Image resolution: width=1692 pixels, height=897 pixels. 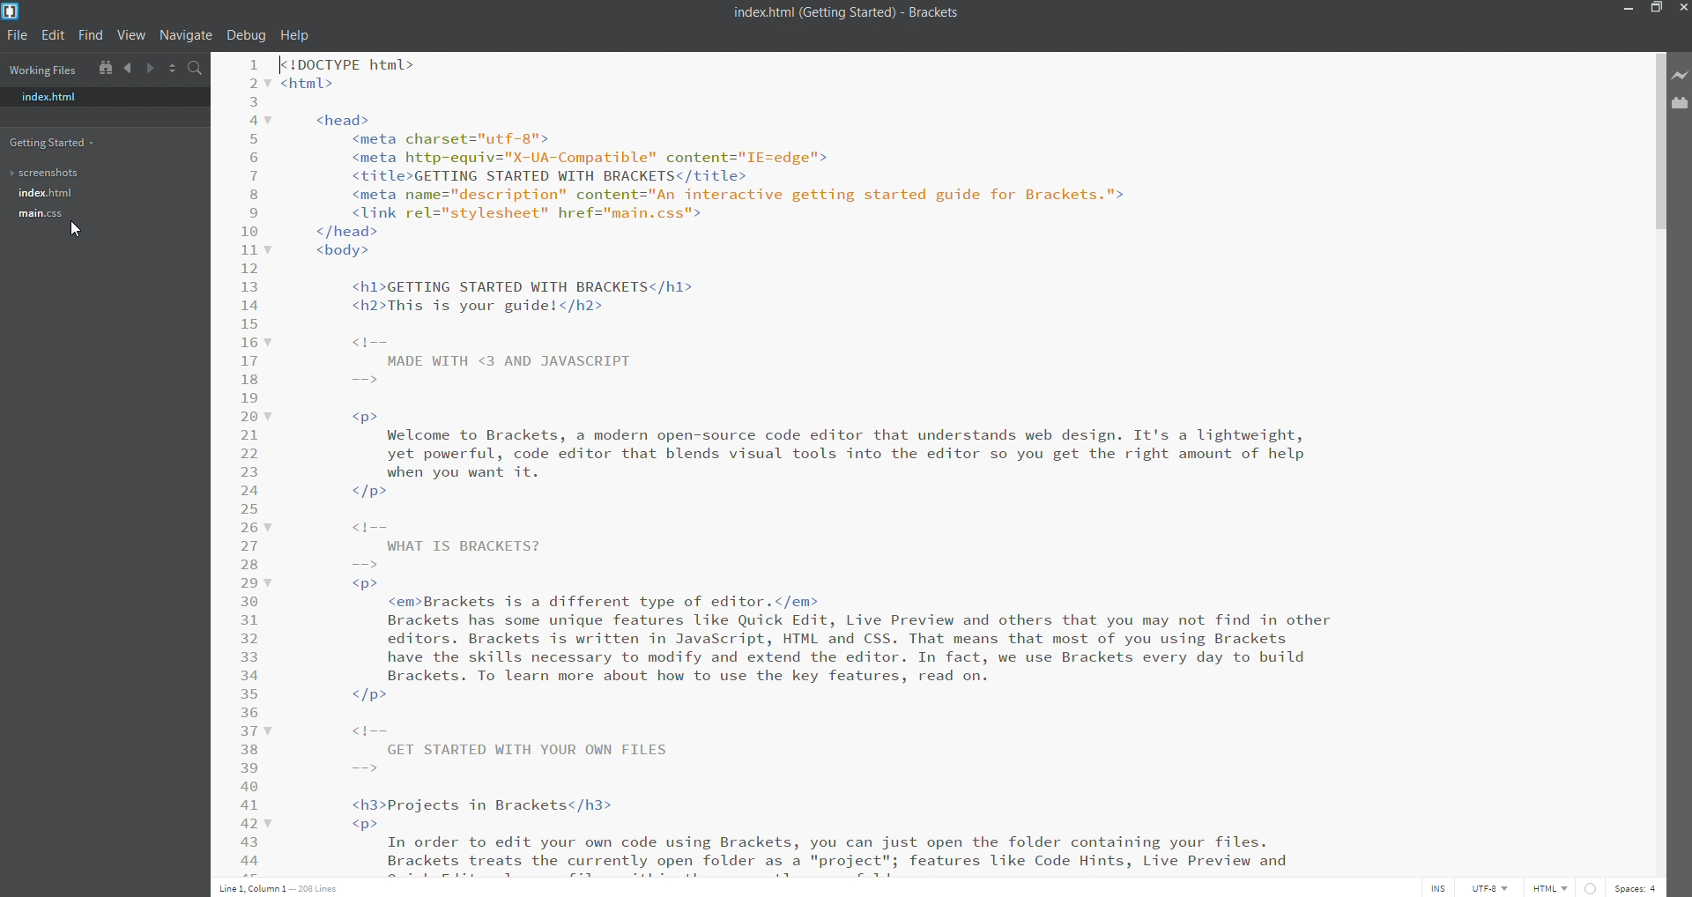 I want to click on minimize, so click(x=1623, y=10).